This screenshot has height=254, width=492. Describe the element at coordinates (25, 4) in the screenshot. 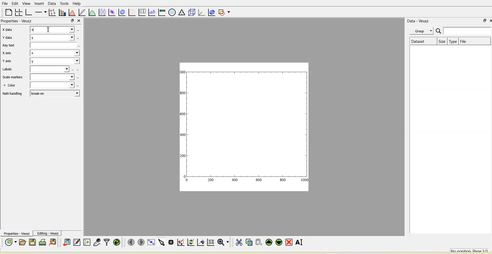

I see `View` at that location.